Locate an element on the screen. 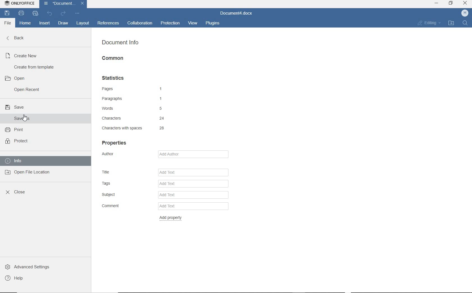  statistics is located at coordinates (114, 79).